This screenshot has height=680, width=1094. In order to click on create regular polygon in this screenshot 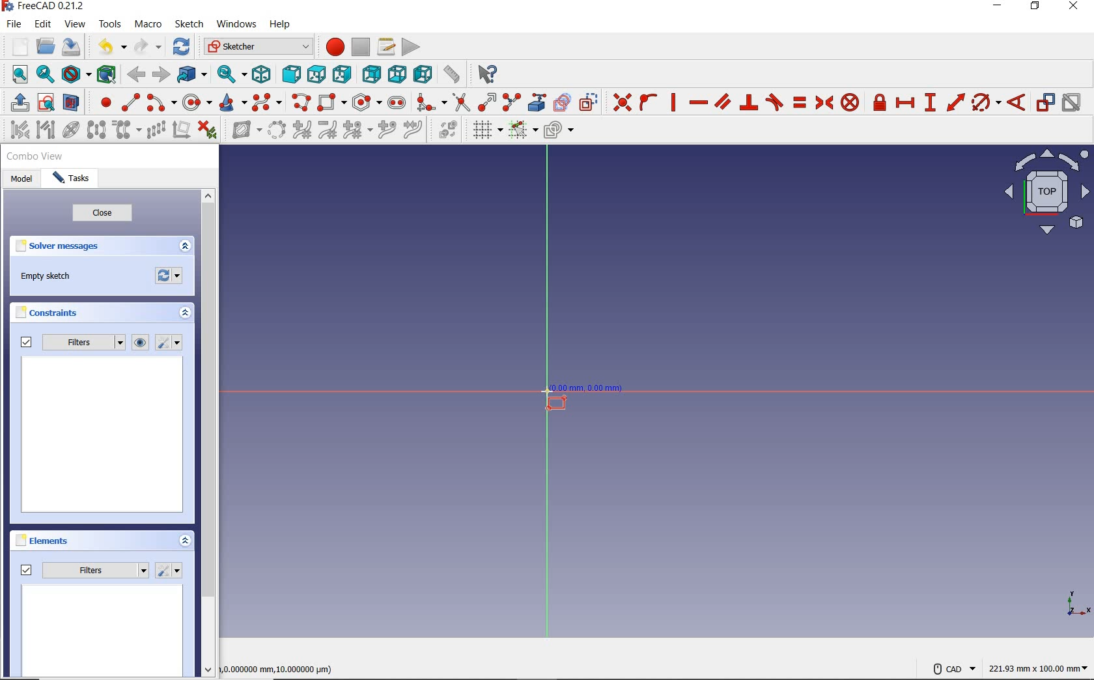, I will do `click(366, 102)`.